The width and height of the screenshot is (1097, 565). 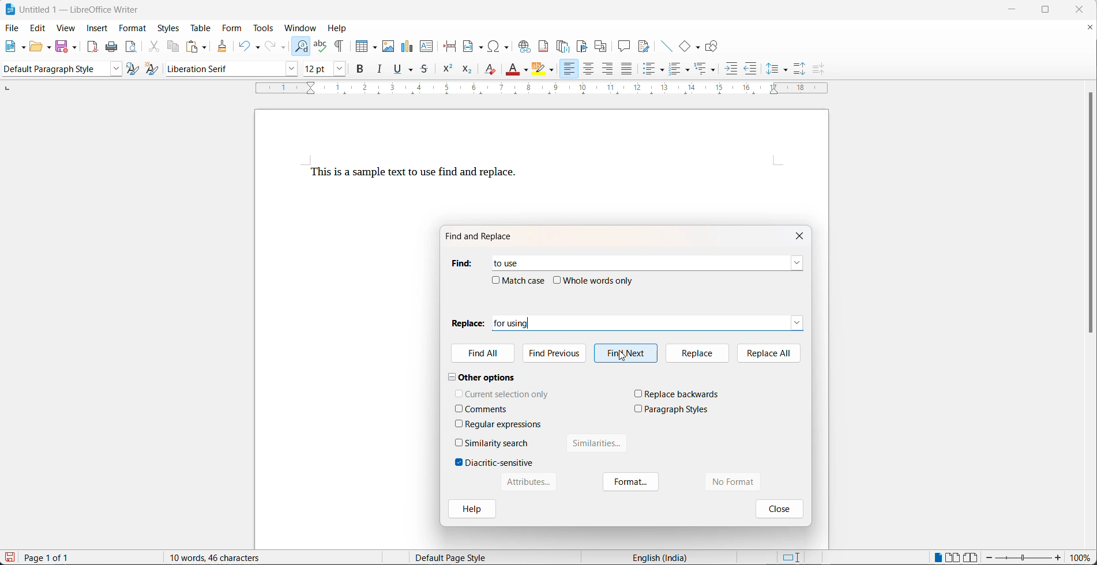 I want to click on insert table, so click(x=366, y=43).